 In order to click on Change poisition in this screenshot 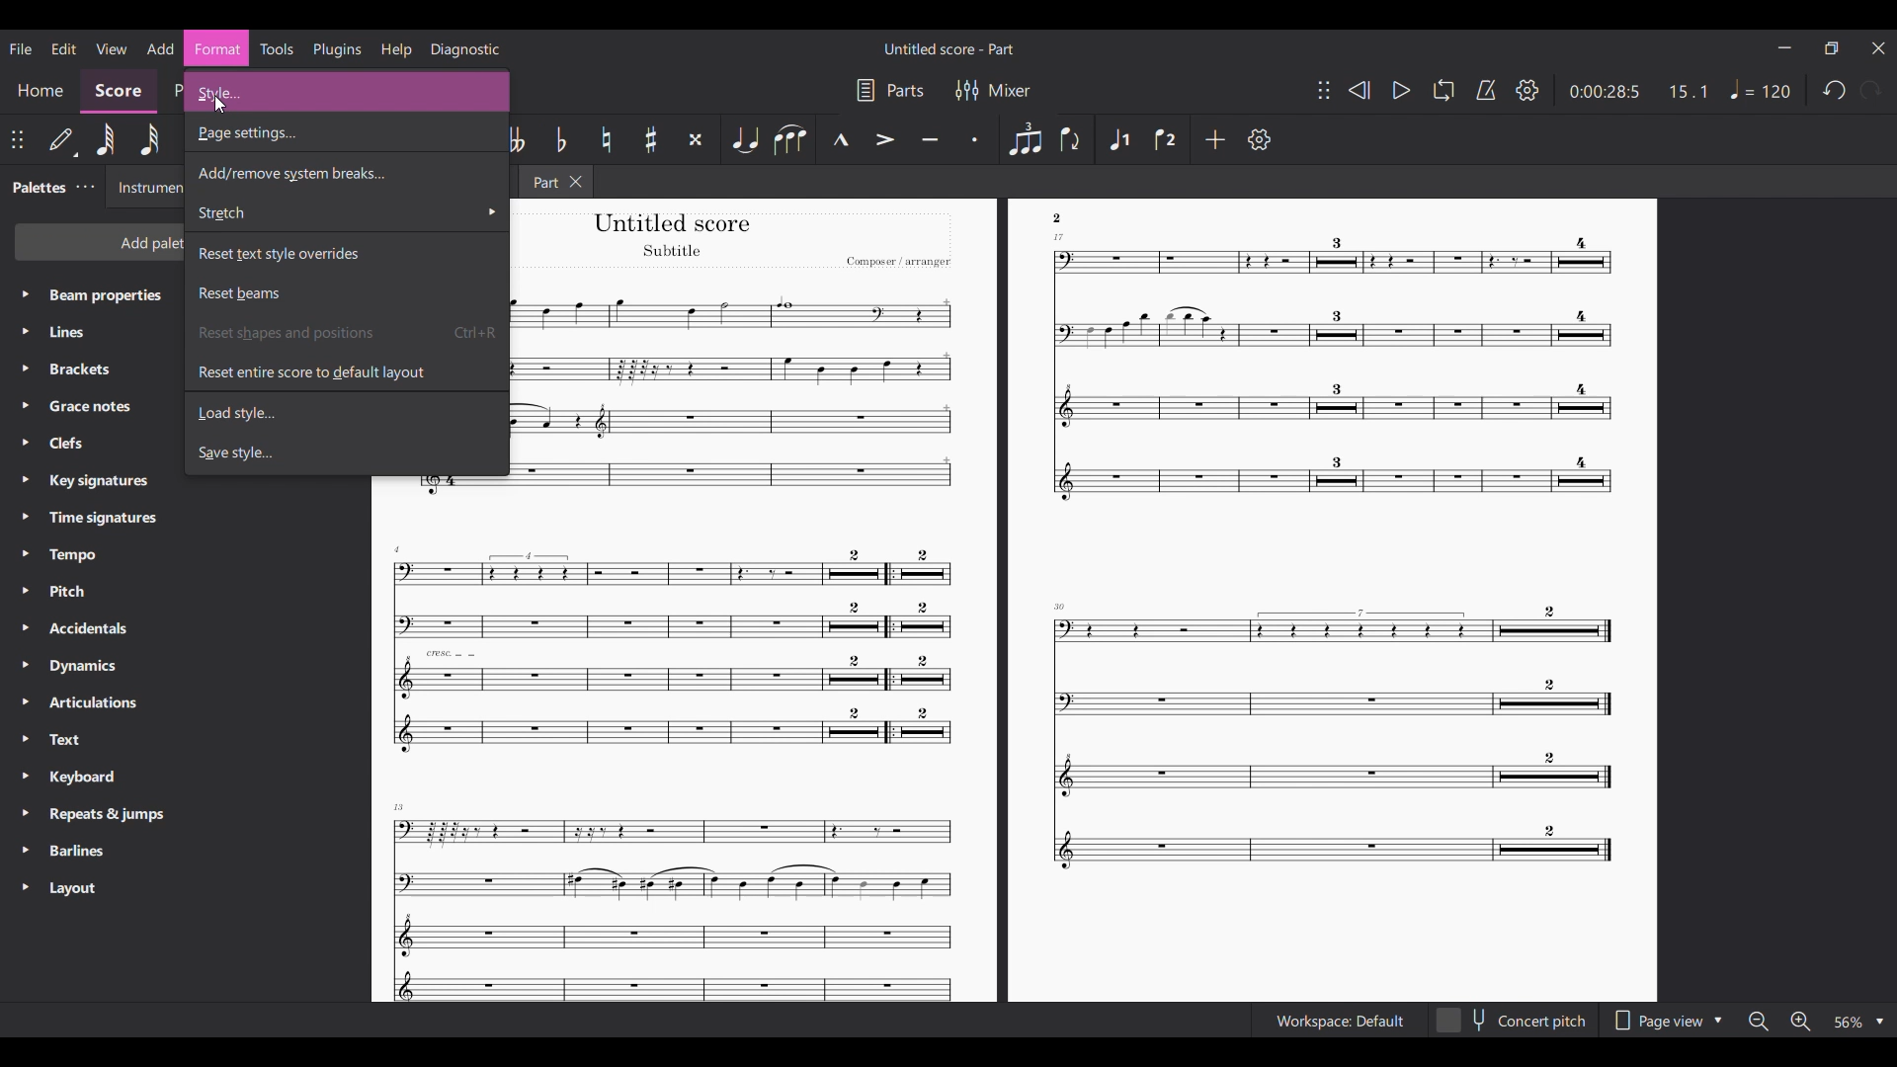, I will do `click(16, 140)`.